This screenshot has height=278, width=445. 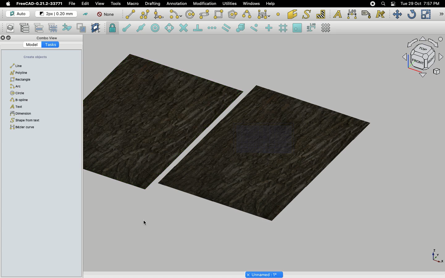 I want to click on Object selected, so click(x=227, y=137).